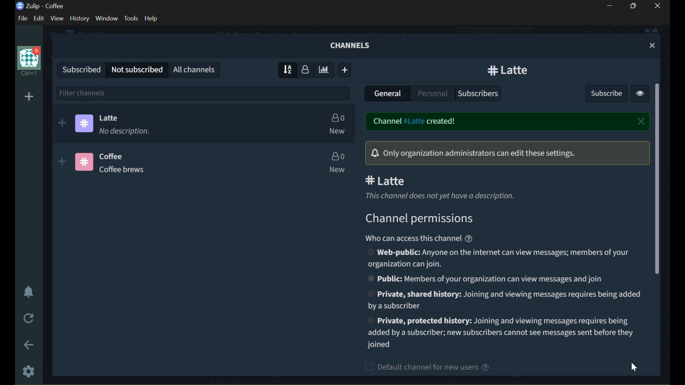 The width and height of the screenshot is (685, 385). Describe the element at coordinates (509, 70) in the screenshot. I see `CHANNEL NAME` at that location.